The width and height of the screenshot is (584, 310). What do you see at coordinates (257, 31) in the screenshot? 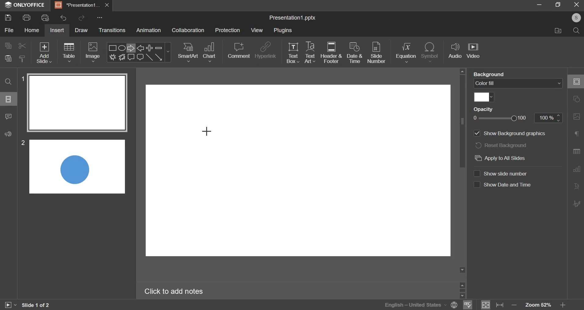
I see `view` at bounding box center [257, 31].